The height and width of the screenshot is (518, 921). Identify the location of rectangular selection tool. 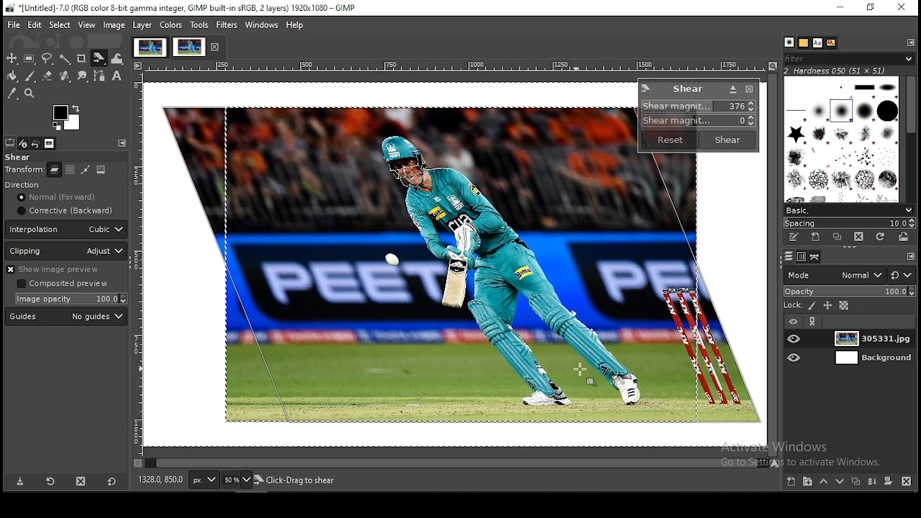
(30, 59).